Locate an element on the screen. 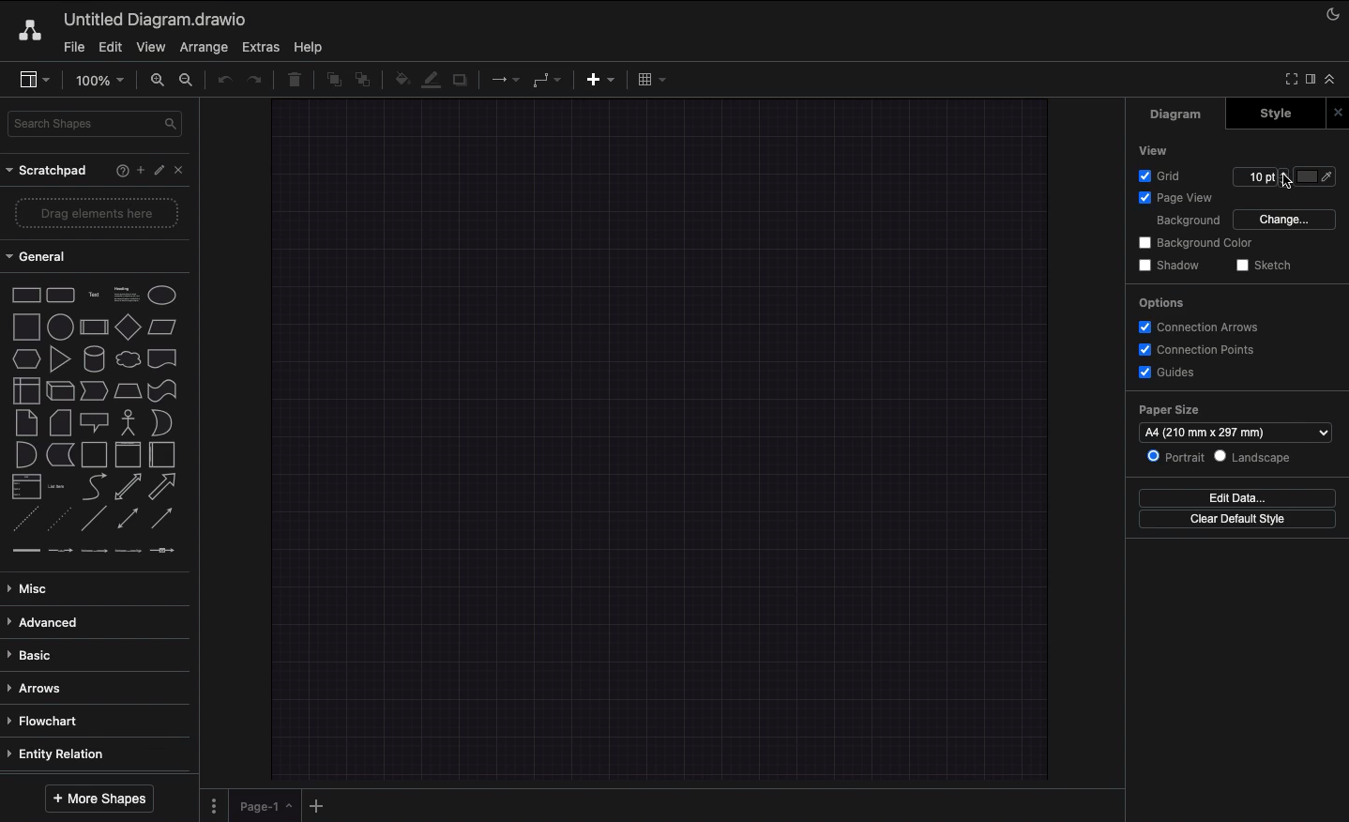  Add is located at coordinates (137, 170).